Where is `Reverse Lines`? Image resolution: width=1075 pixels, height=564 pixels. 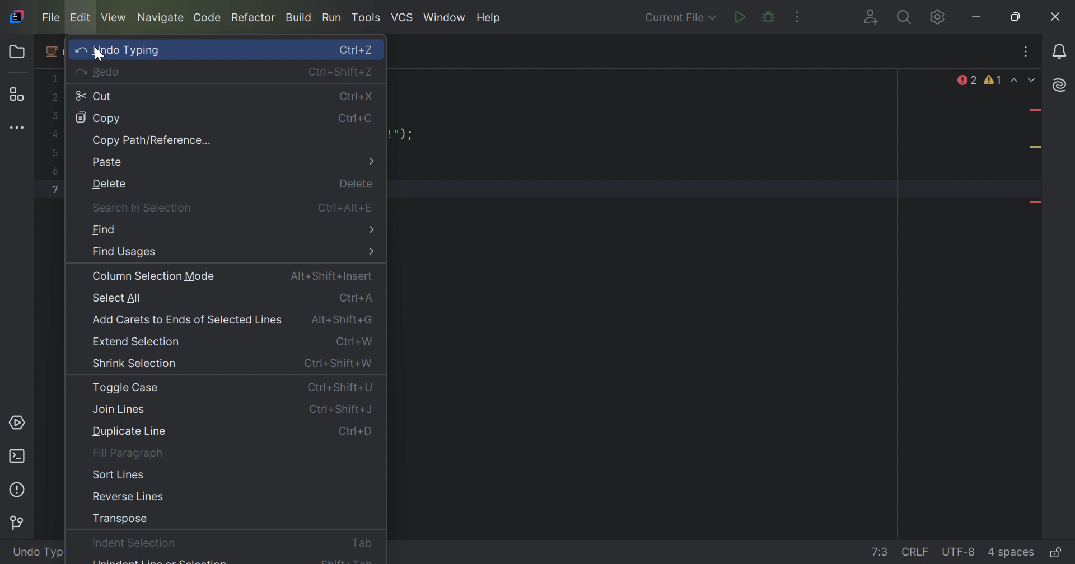
Reverse Lines is located at coordinates (128, 497).